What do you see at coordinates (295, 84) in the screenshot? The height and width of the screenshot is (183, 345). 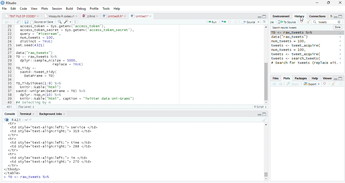 I see `Zoom ` at bounding box center [295, 84].